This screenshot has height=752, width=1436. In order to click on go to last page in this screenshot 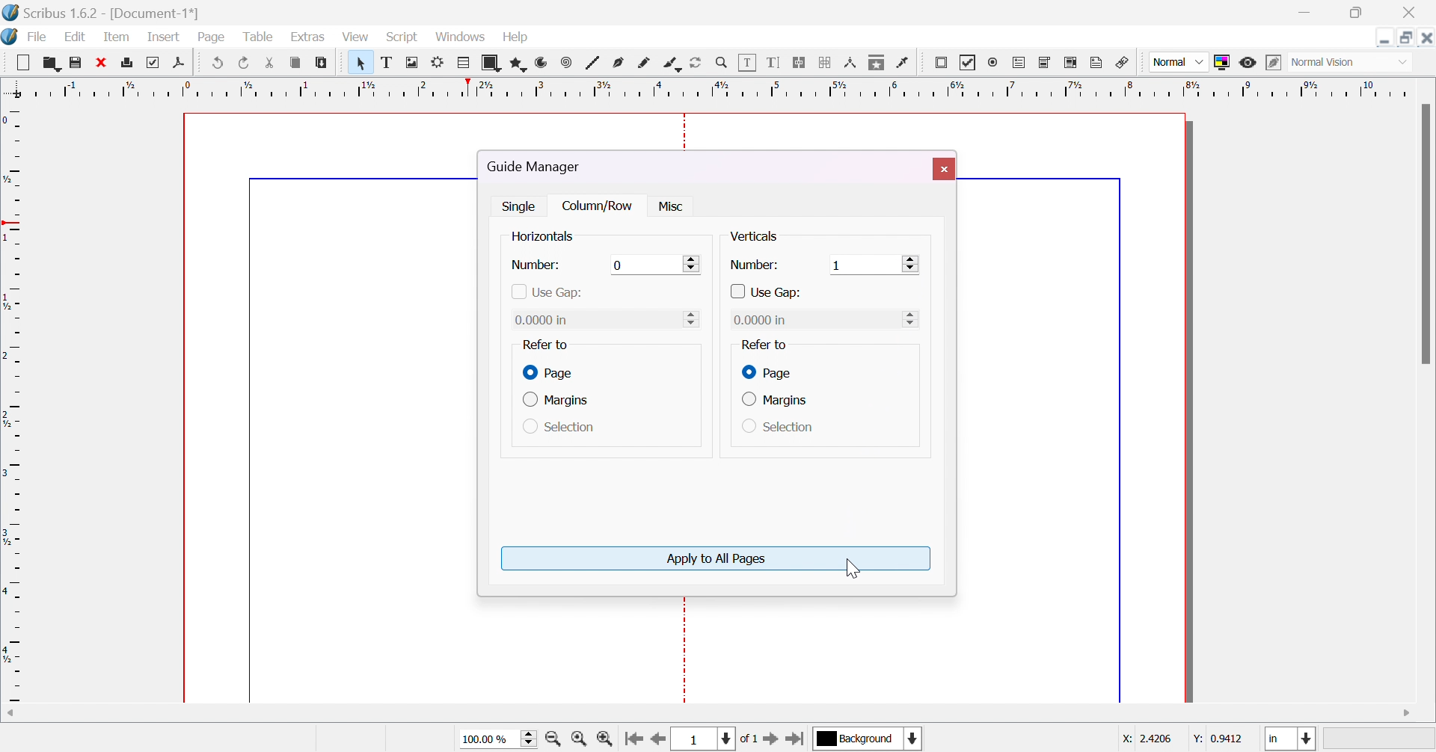, I will do `click(798, 738)`.